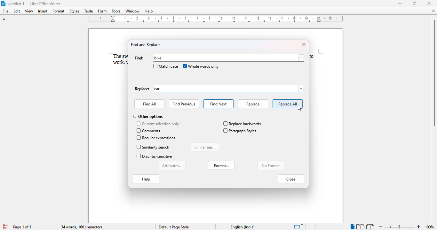 The height and width of the screenshot is (230, 437). What do you see at coordinates (361, 227) in the screenshot?
I see `multi-page view` at bounding box center [361, 227].